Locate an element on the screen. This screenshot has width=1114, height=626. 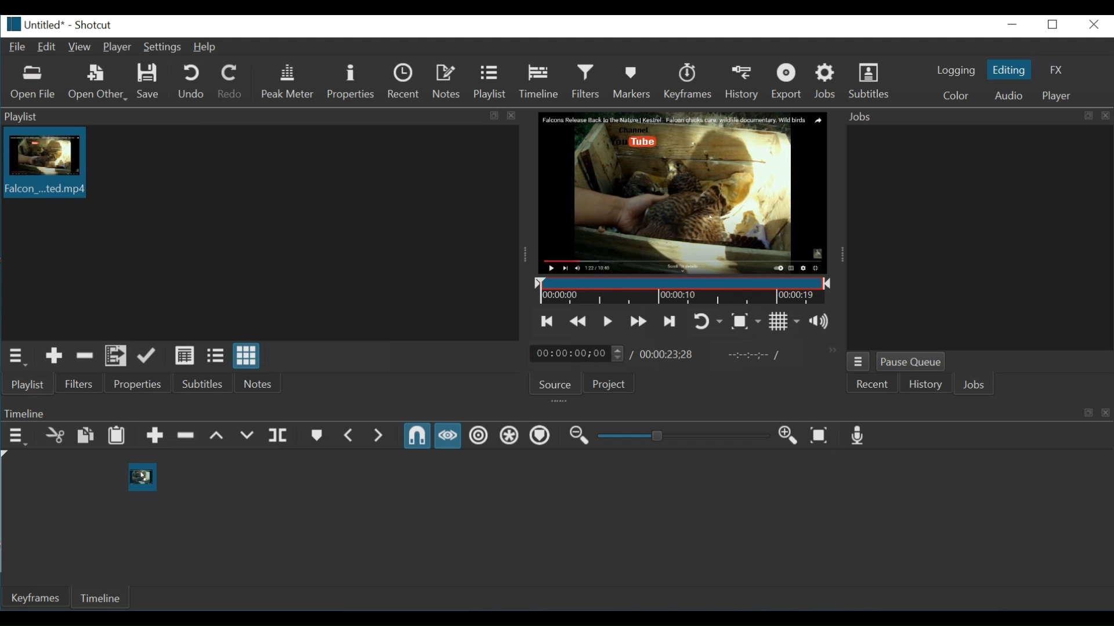
Playlist is located at coordinates (29, 384).